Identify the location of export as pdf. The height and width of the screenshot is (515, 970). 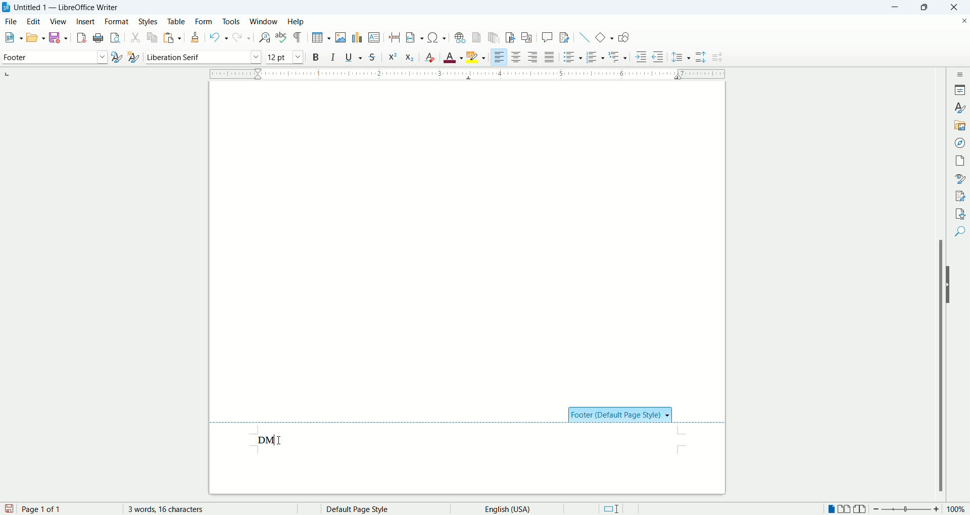
(80, 37).